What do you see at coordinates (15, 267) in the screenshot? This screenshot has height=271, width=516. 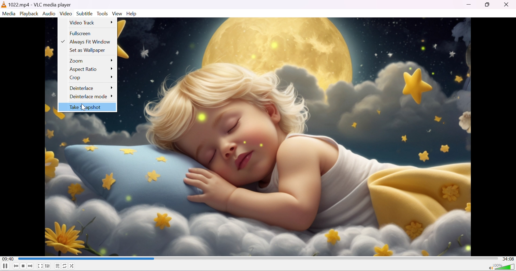 I see `Previous media in the playlist, skip backward when held` at bounding box center [15, 267].